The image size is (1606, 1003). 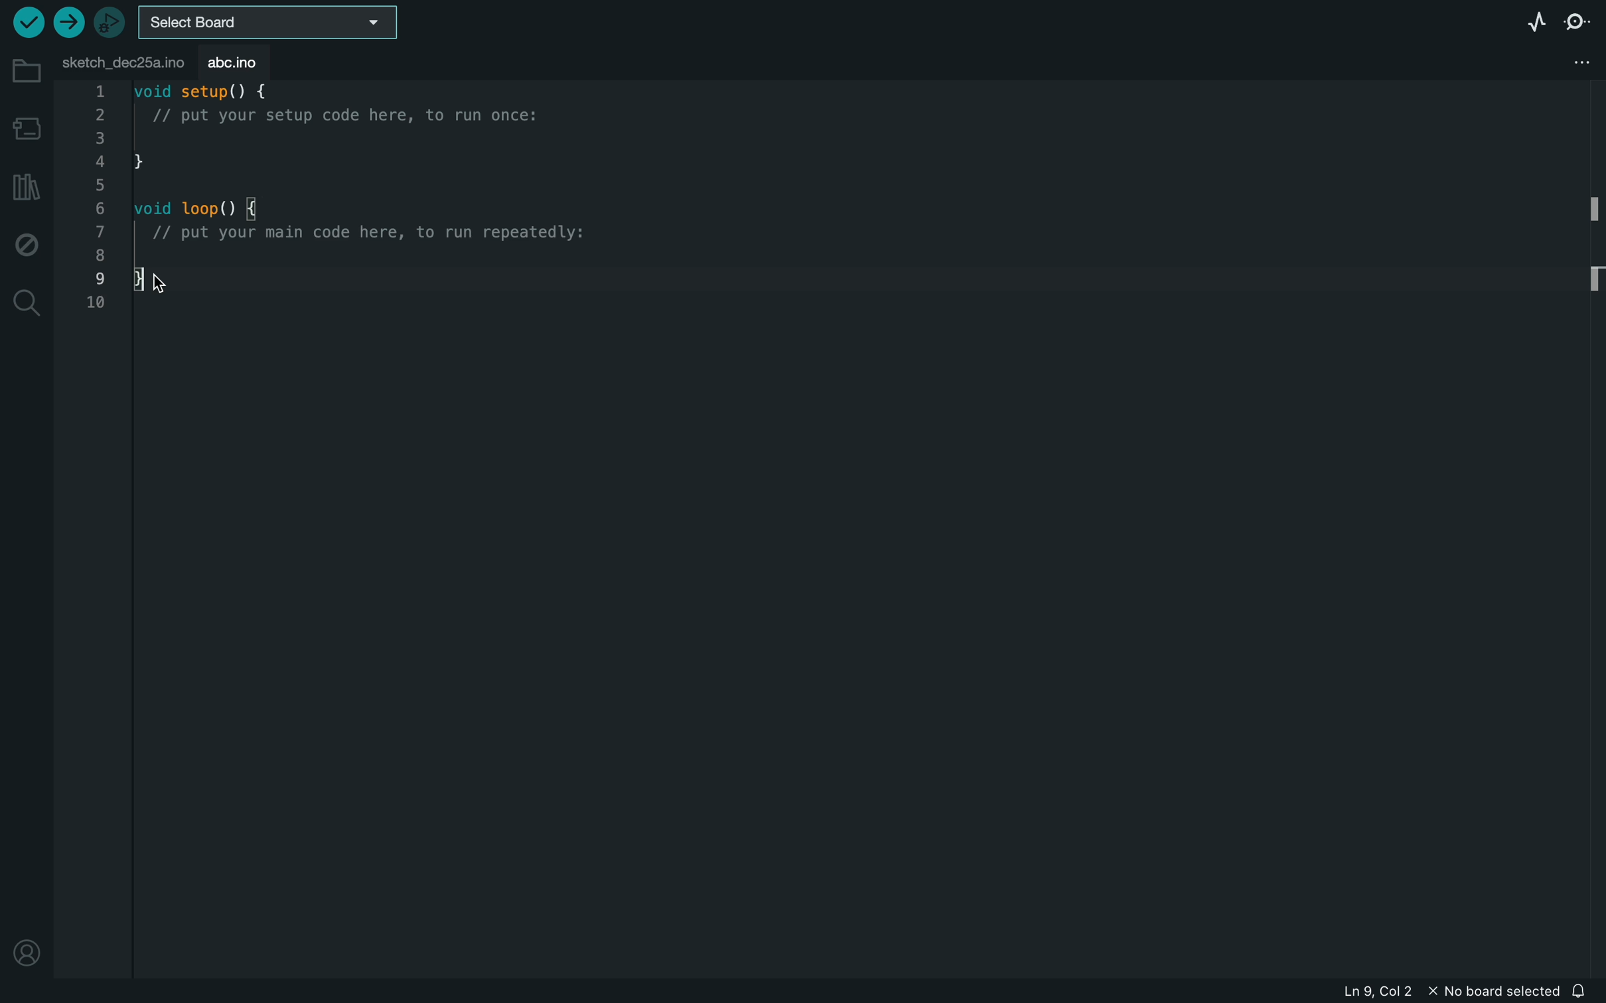 What do you see at coordinates (367, 219) in the screenshot?
I see `code` at bounding box center [367, 219].